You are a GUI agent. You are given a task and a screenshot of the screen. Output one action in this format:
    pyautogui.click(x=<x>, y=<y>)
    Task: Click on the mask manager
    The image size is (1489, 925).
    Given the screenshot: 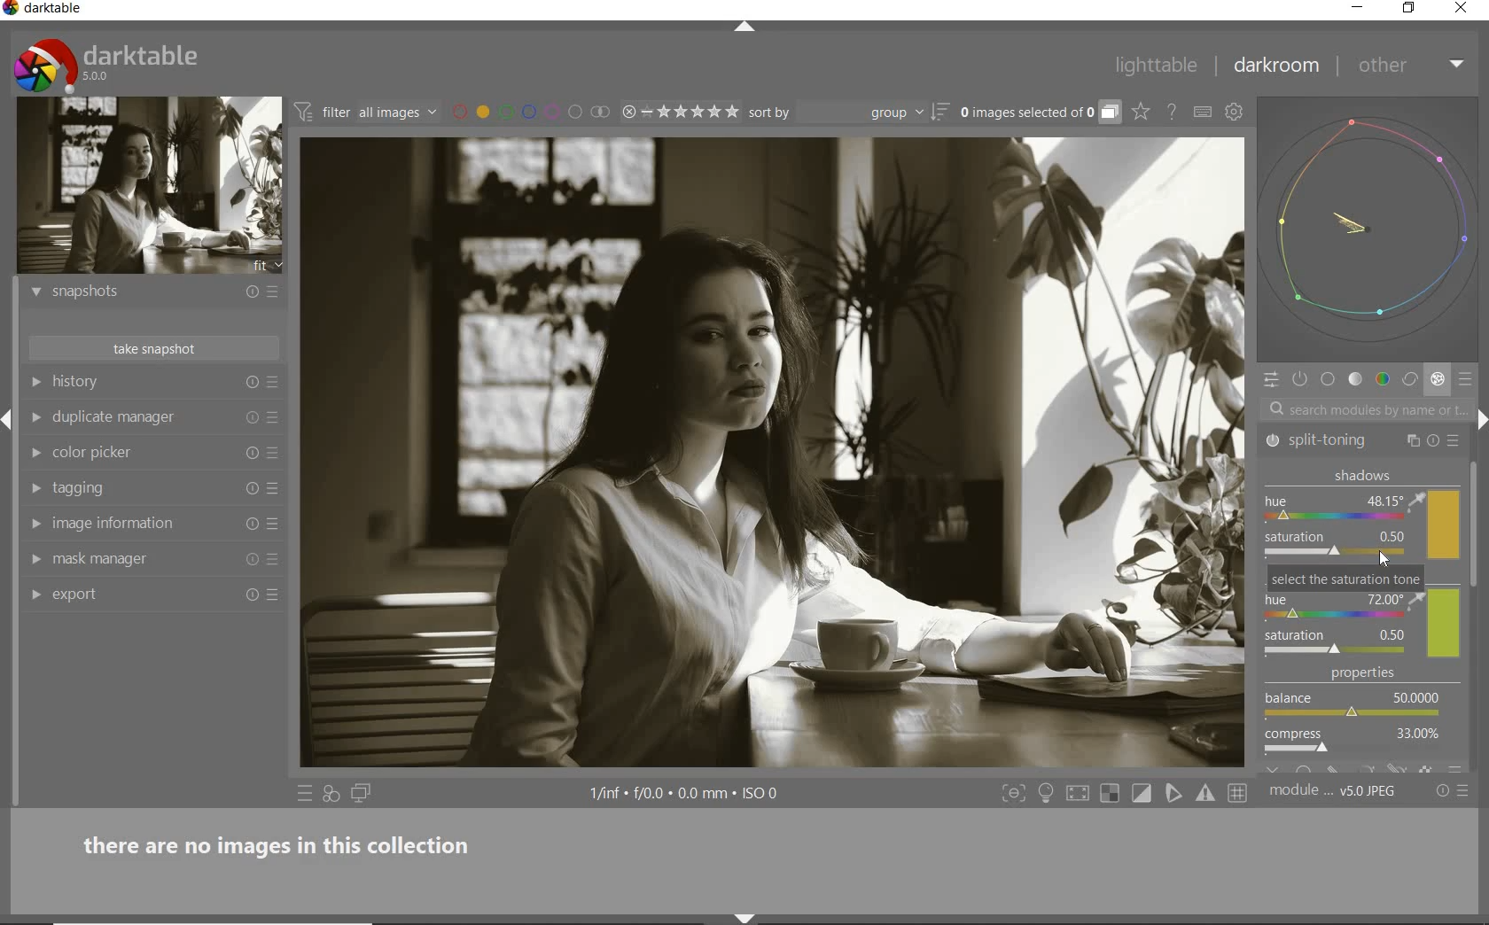 What is the action you would take?
    pyautogui.click(x=141, y=558)
    